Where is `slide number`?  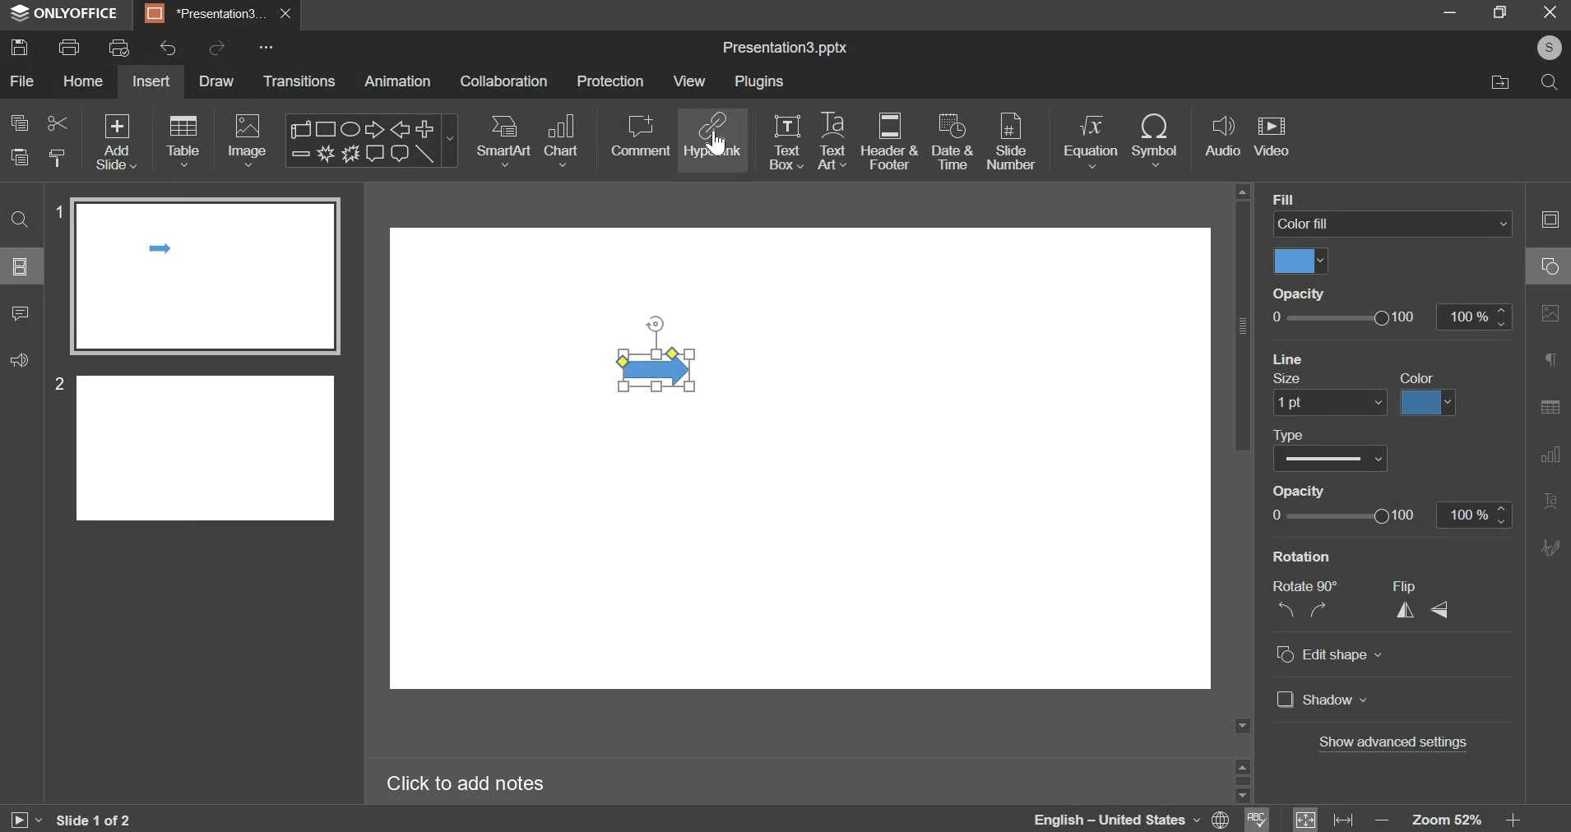 slide number is located at coordinates (1011, 143).